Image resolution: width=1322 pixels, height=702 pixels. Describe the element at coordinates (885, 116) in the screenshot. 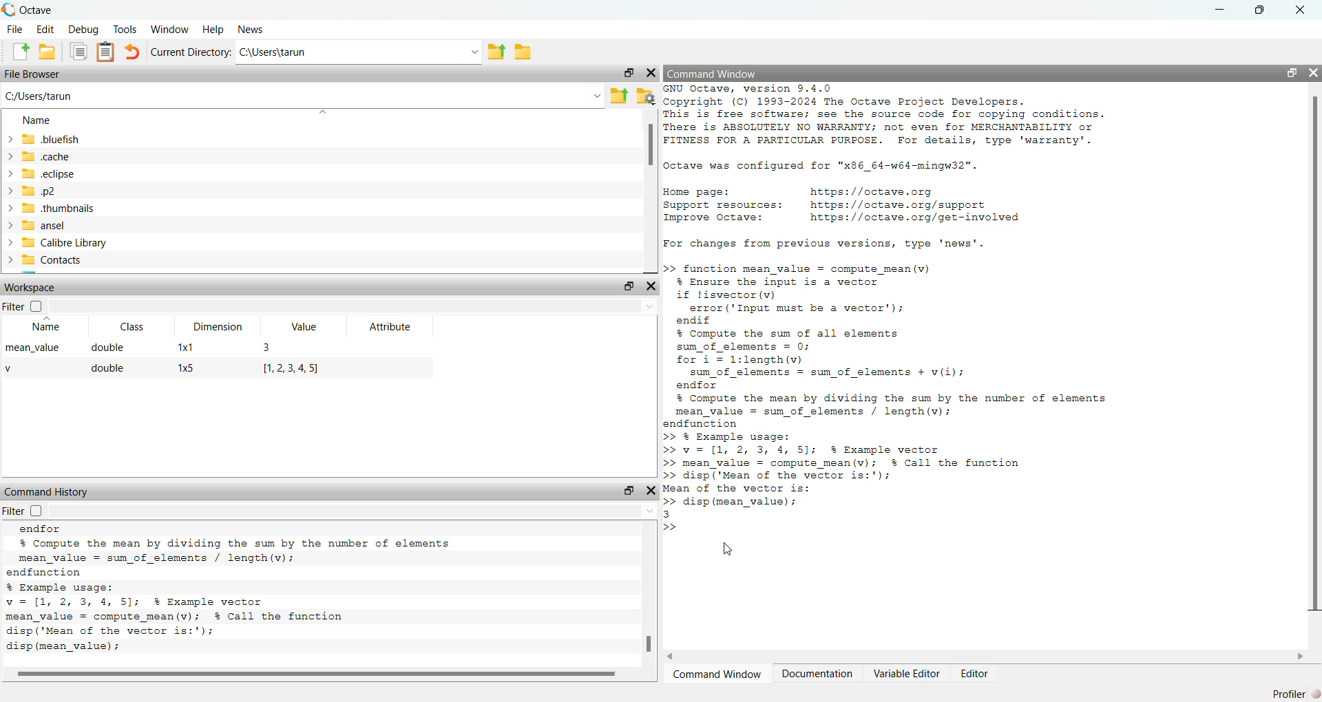

I see `GNU Octave, version 9.4.0

Copyright (C) 1993-2024 The Octave Project Developers.

This is free software; see the source code for copying conditions.
There is ABSOLUTELY NO WARRANTY; not even for MERCHANTABILITY or
FITNESS FOR A PARTICULAR PURPOSE. For details, type 'warranty'.` at that location.